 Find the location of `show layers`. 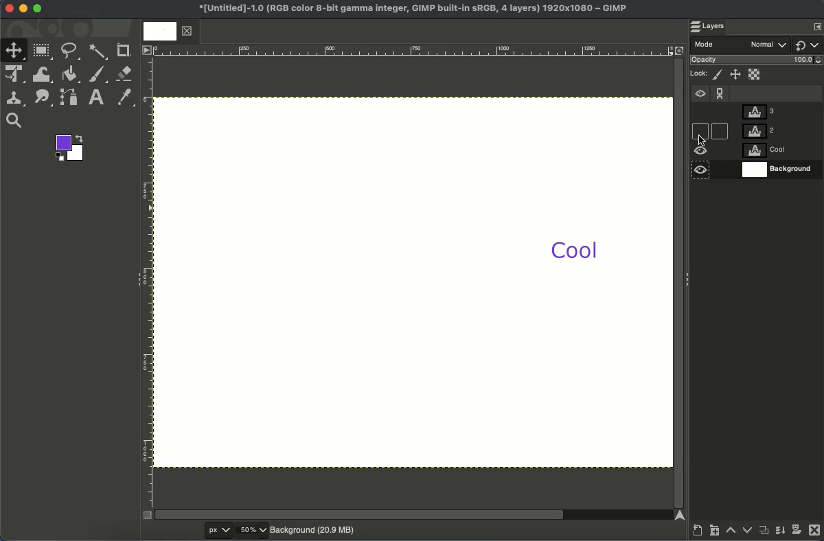

show layers is located at coordinates (812, 25).